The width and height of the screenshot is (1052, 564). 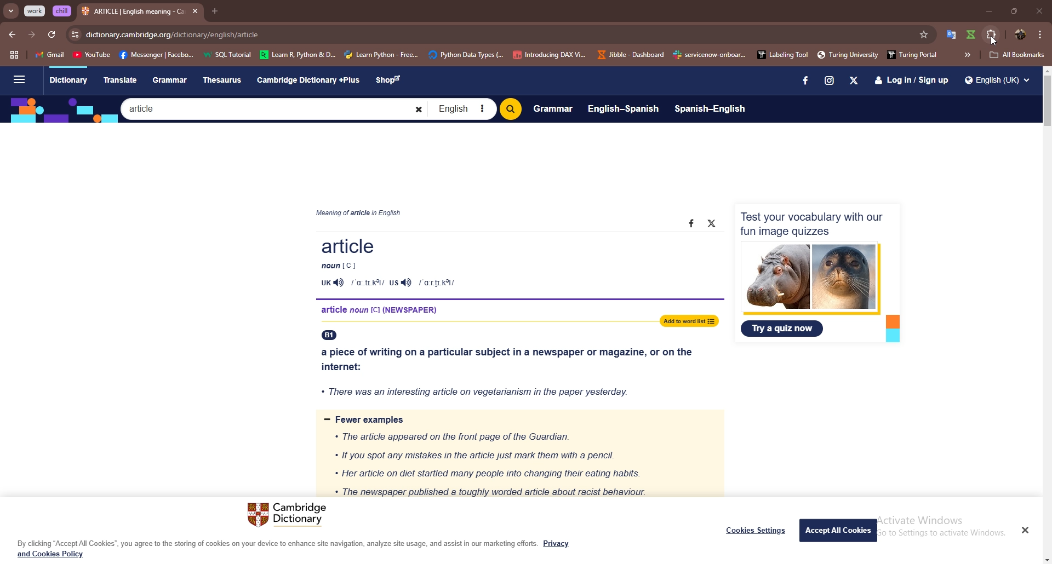 What do you see at coordinates (1021, 34) in the screenshot?
I see `profile` at bounding box center [1021, 34].